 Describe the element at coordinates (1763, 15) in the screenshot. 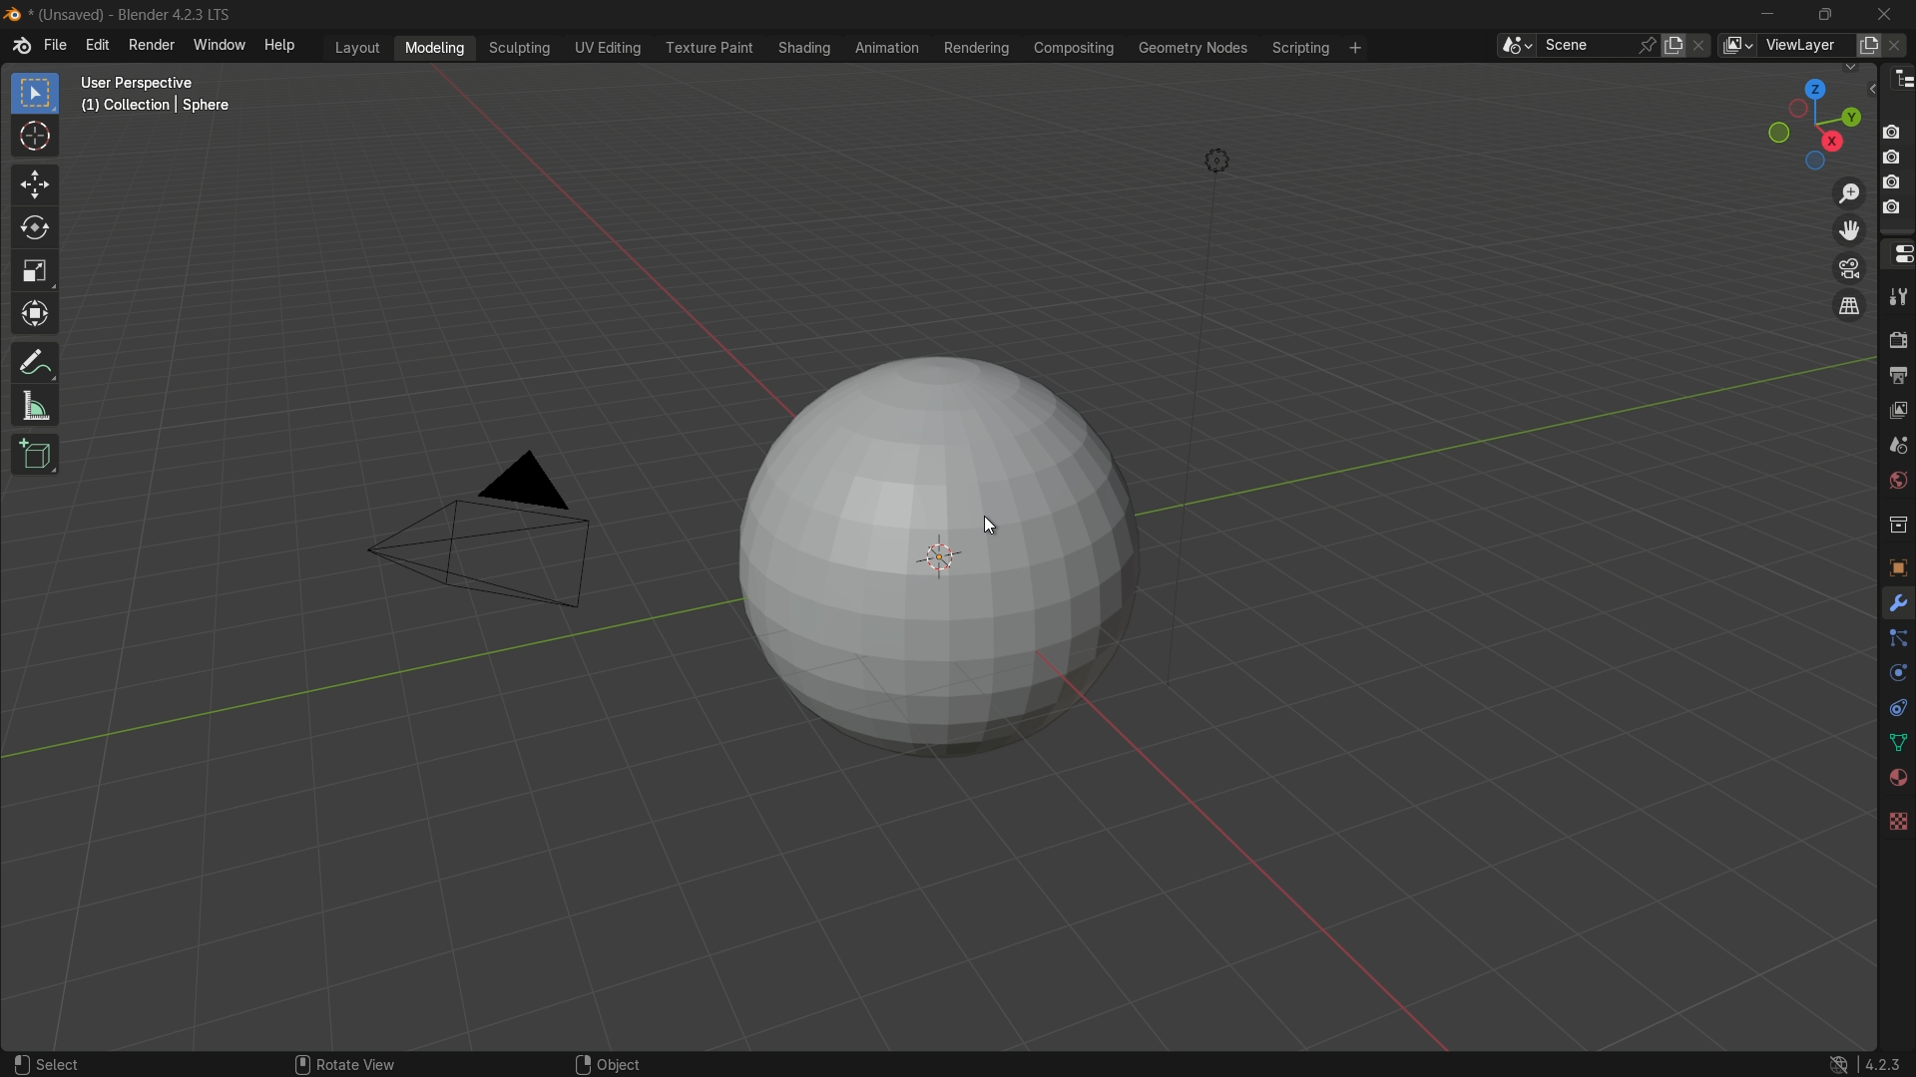

I see `minimize` at that location.